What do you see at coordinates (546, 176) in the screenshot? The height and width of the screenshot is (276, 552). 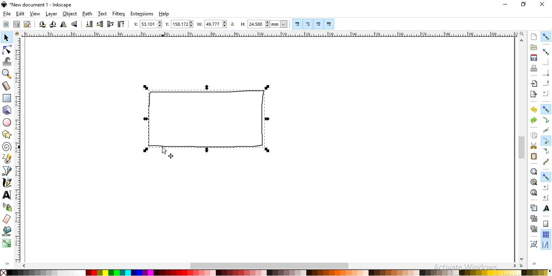 I see `` at bounding box center [546, 176].